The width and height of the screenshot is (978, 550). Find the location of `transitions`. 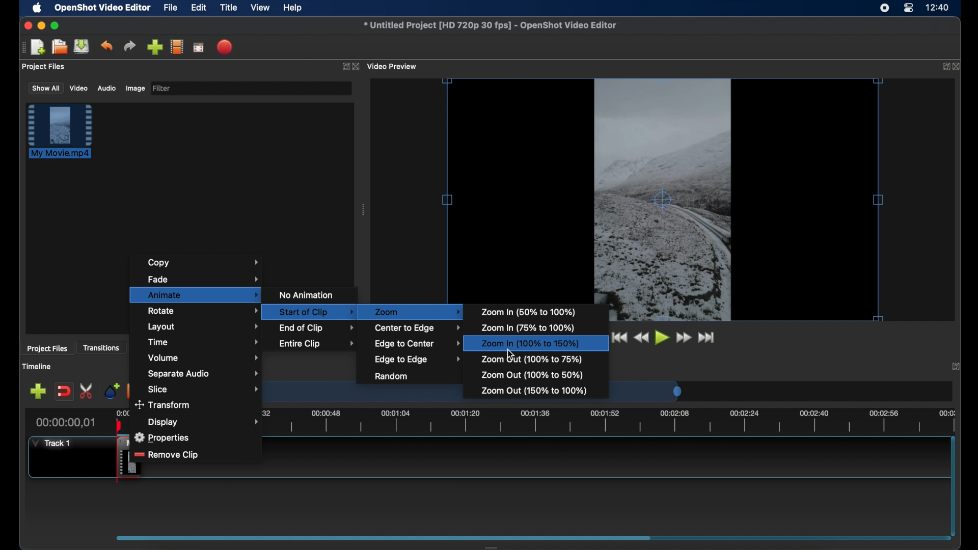

transitions is located at coordinates (102, 348).